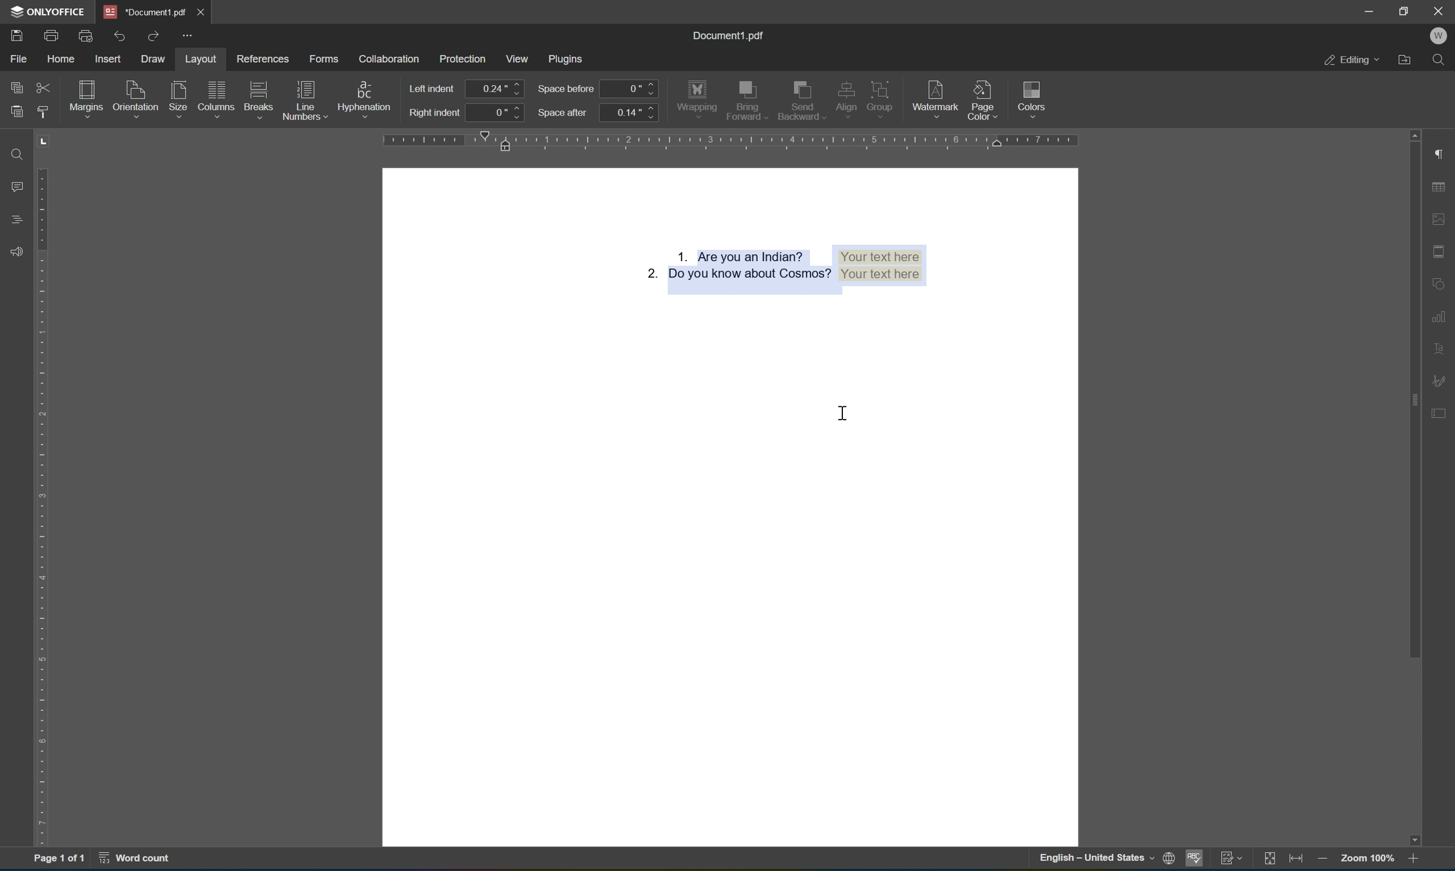 This screenshot has width=1455, height=871. I want to click on close, so click(1438, 12).